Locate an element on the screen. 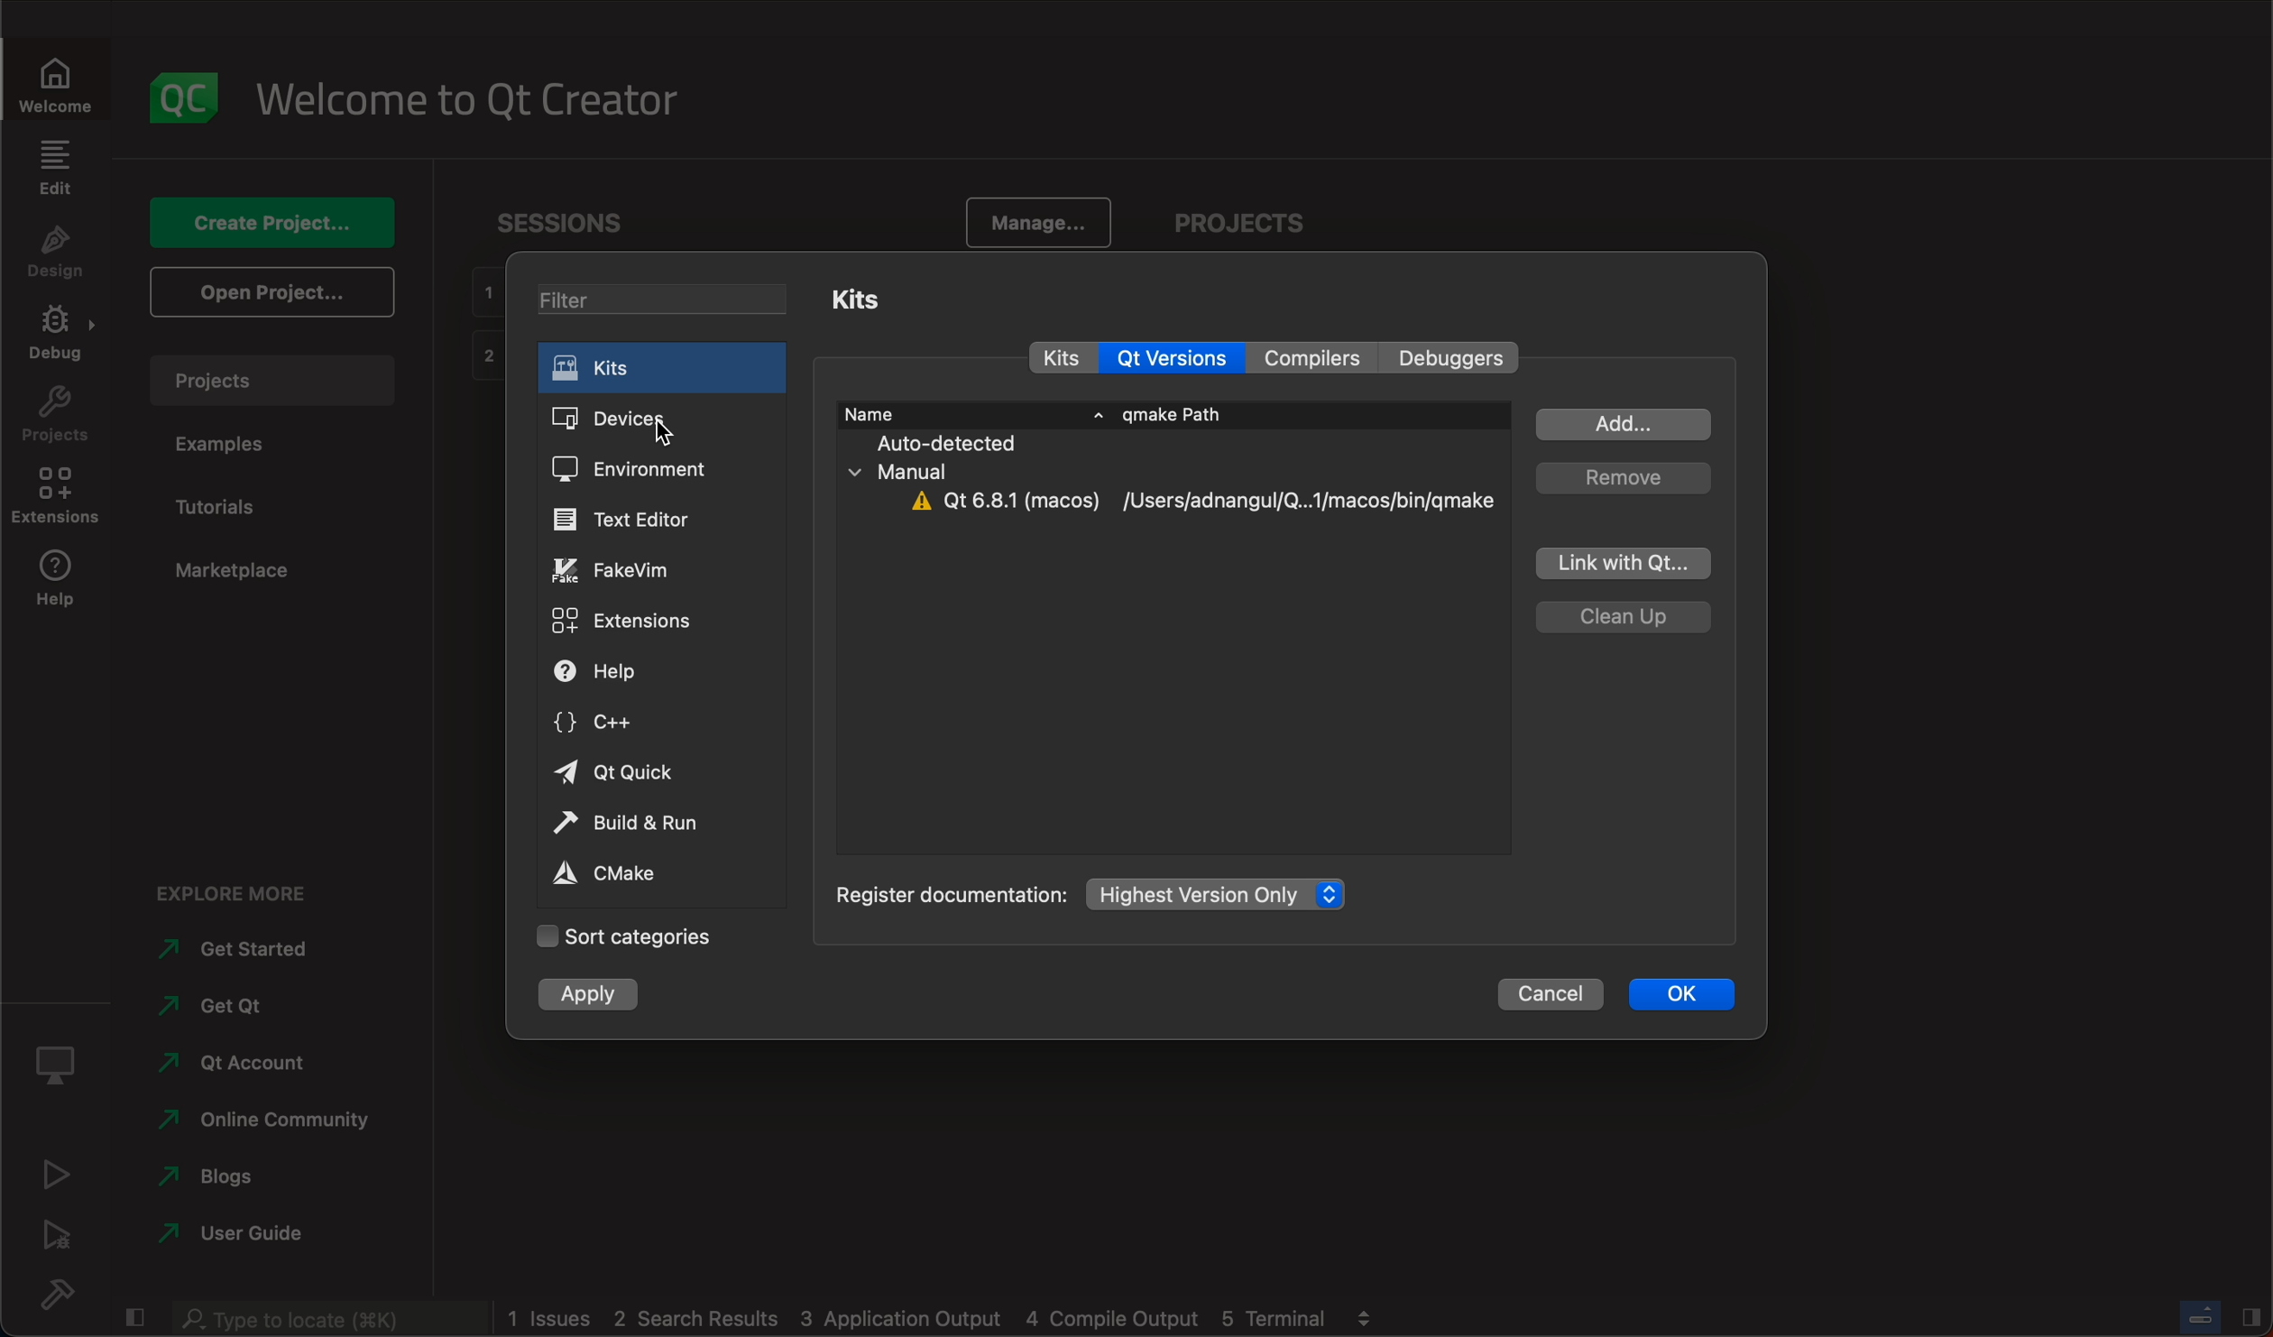  marketplace is located at coordinates (239, 573).